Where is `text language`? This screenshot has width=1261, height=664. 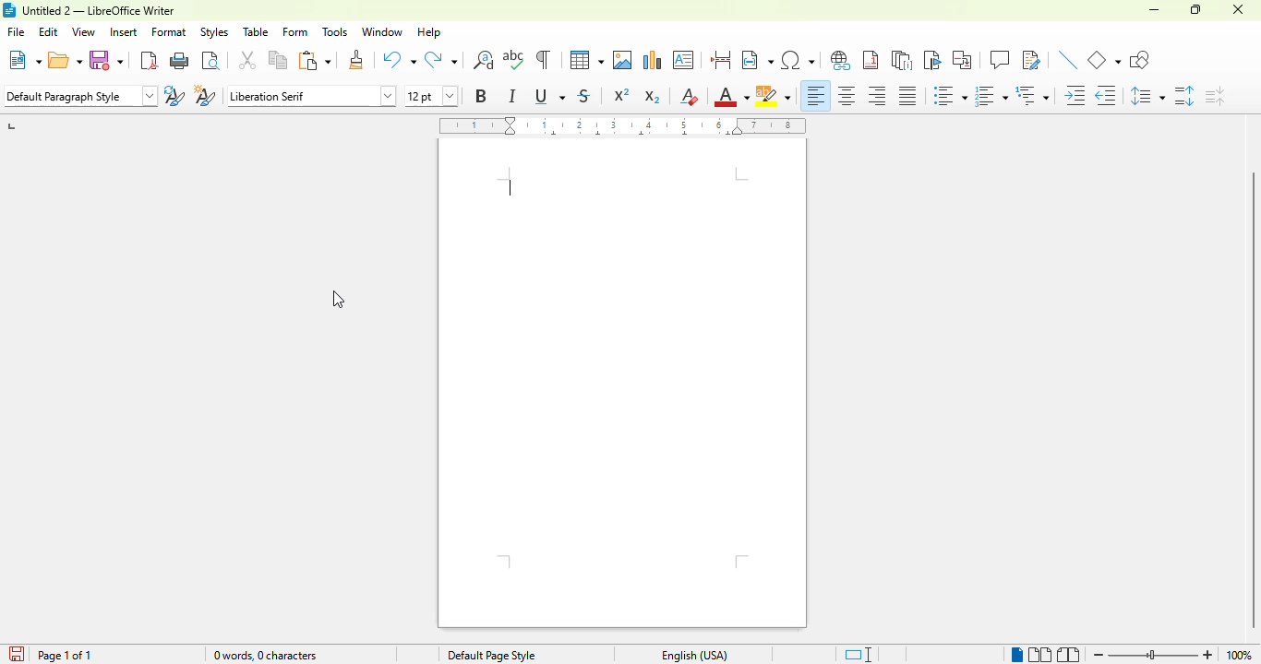
text language is located at coordinates (695, 655).